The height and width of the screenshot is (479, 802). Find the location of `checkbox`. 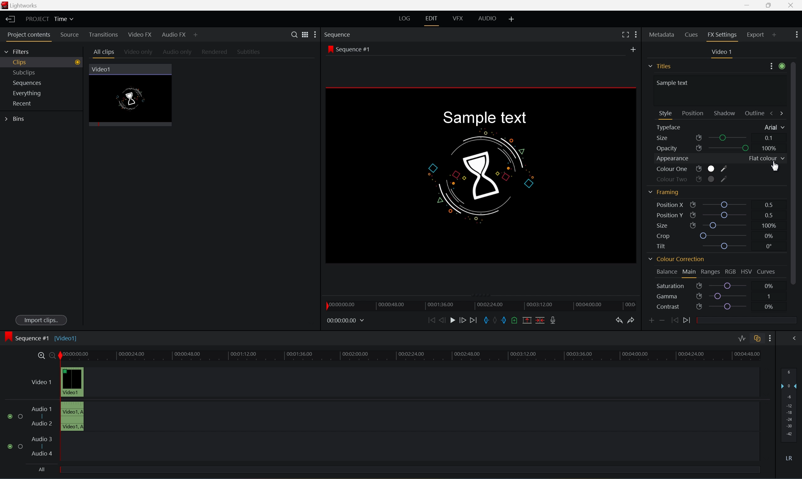

checkbox is located at coordinates (22, 447).